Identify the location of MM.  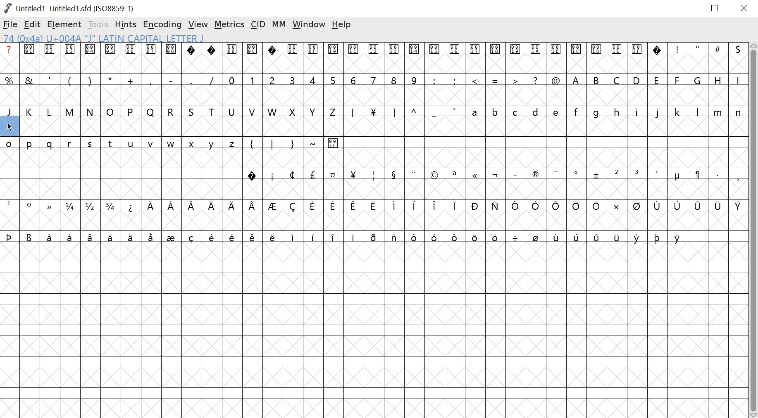
(280, 24).